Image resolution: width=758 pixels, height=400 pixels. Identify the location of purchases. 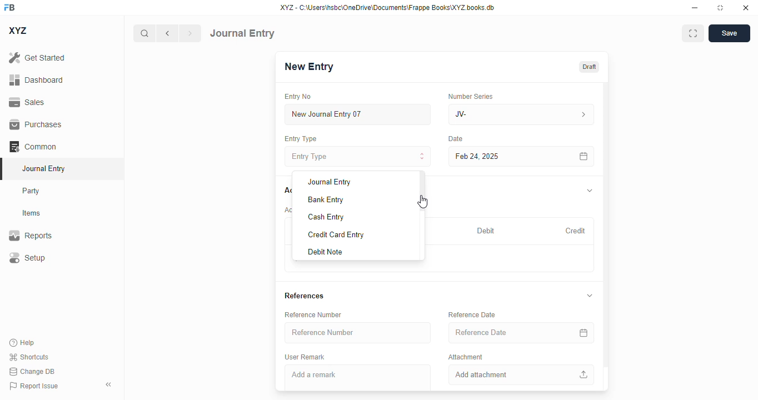
(37, 124).